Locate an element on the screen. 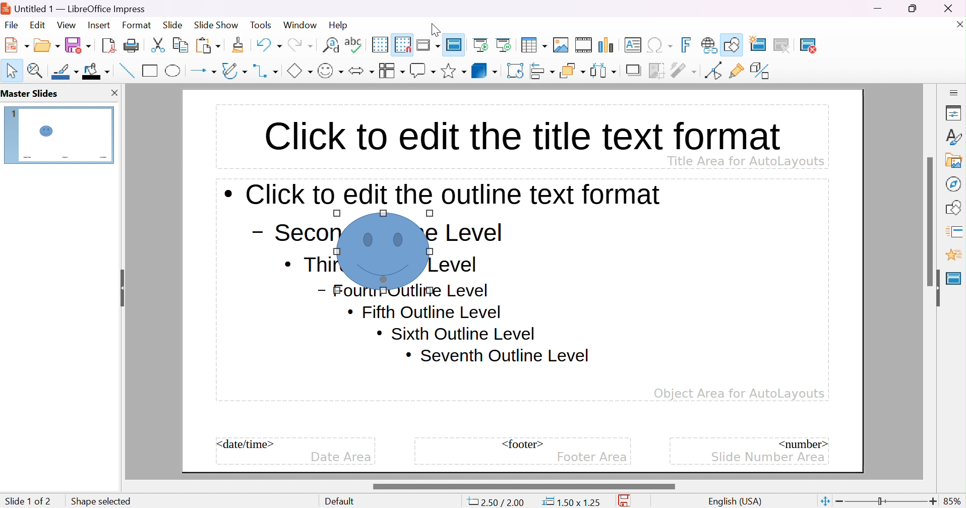 This screenshot has height=508, width=966. curves and polygons is located at coordinates (234, 71).